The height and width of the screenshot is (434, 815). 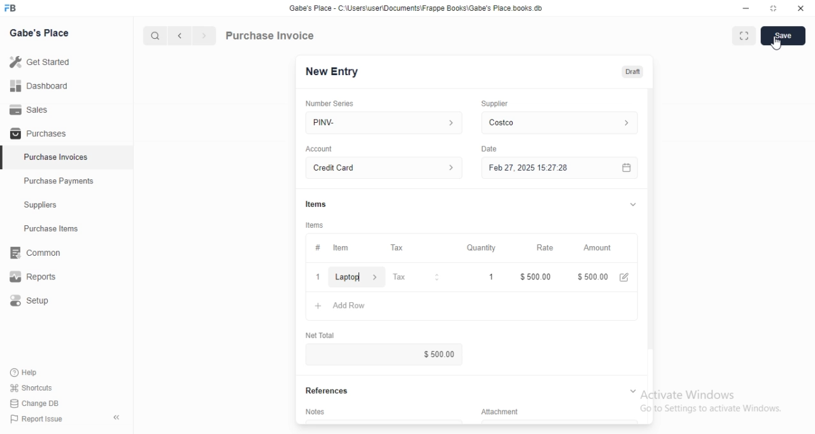 What do you see at coordinates (319, 149) in the screenshot?
I see `Account` at bounding box center [319, 149].